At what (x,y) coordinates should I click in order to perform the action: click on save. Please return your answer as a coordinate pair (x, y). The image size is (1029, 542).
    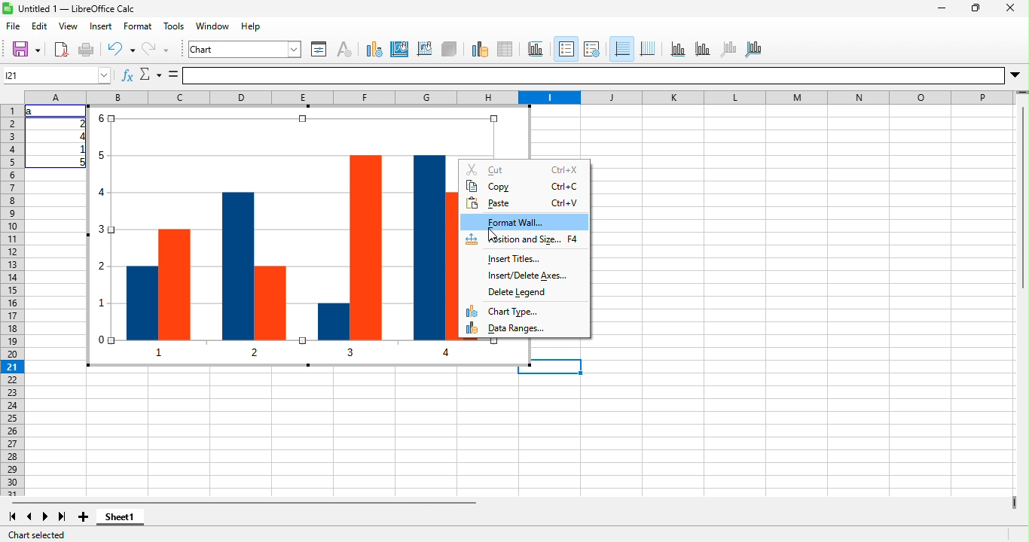
    Looking at the image, I should click on (26, 50).